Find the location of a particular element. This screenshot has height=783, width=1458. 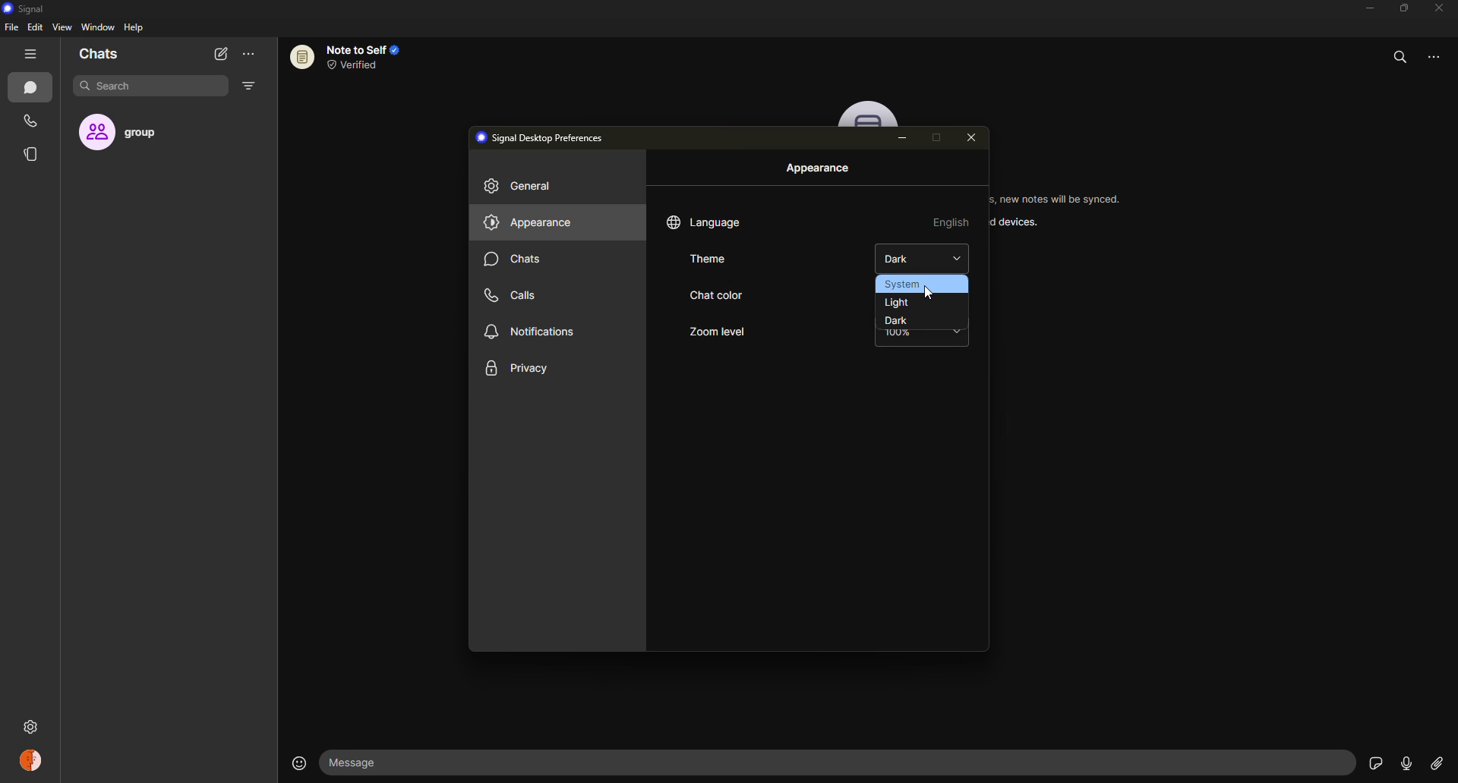

privacy is located at coordinates (520, 369).